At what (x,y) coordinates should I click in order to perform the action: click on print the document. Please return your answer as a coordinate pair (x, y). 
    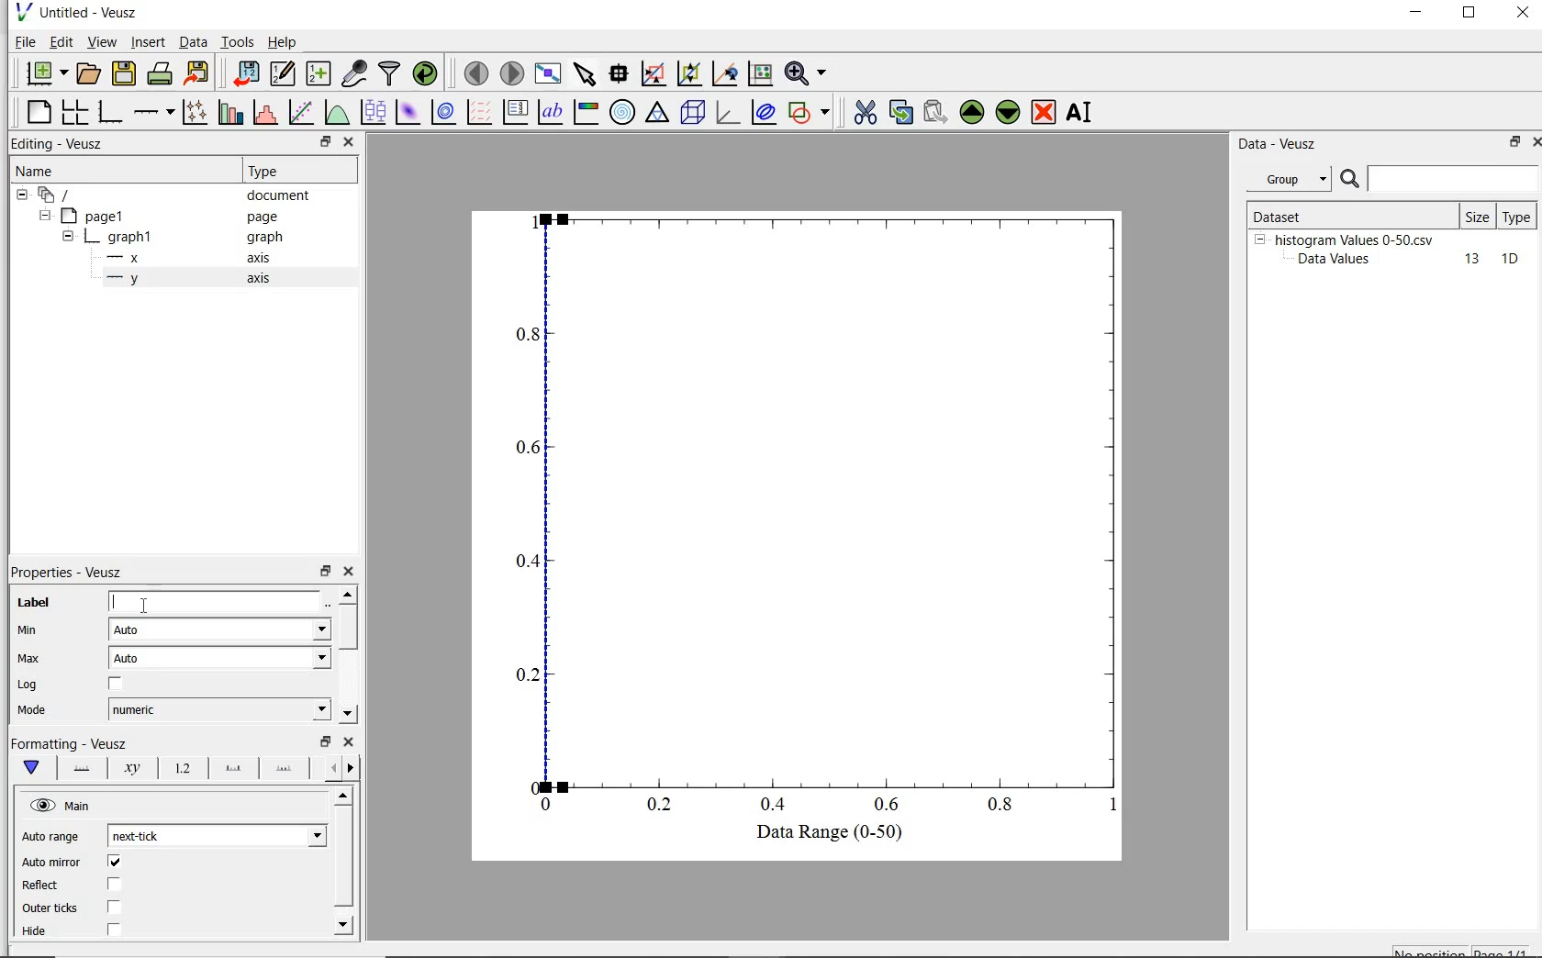
    Looking at the image, I should click on (161, 72).